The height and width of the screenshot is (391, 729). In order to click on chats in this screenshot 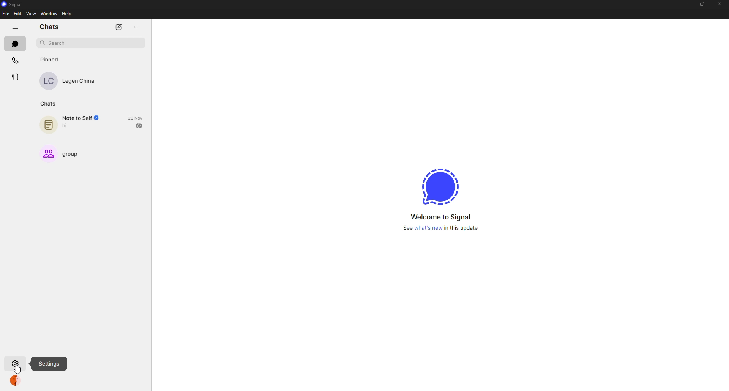, I will do `click(15, 43)`.